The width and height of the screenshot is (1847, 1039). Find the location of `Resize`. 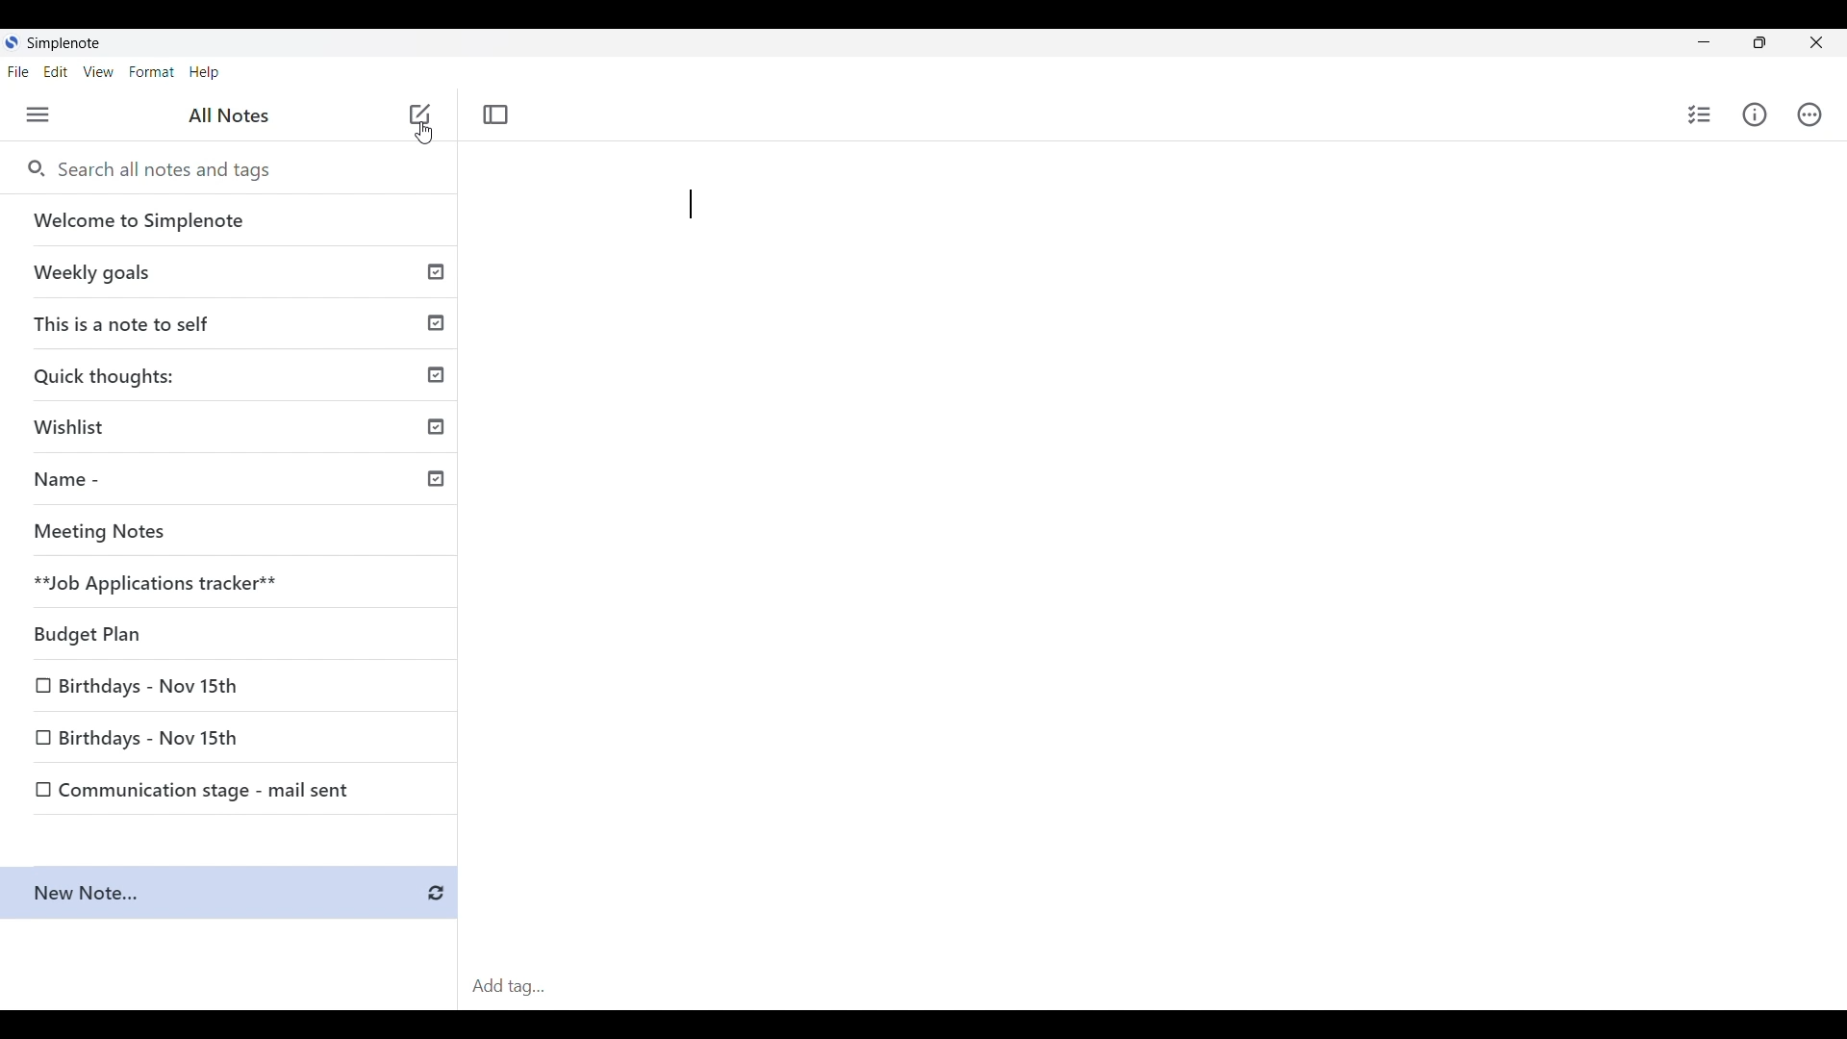

Resize is located at coordinates (1758, 46).